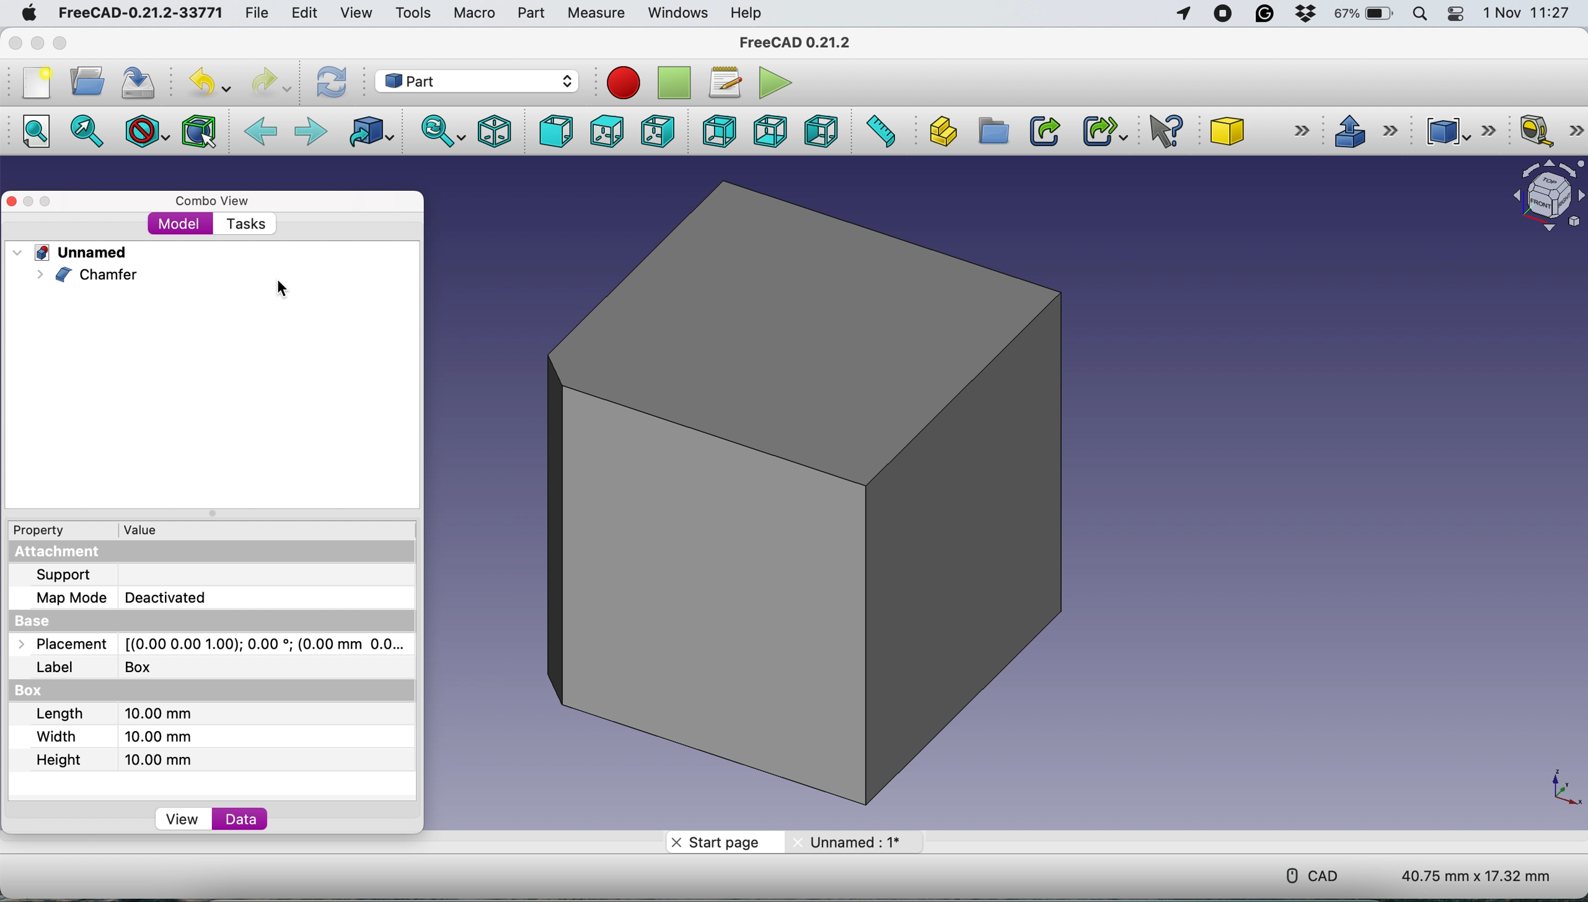 This screenshot has height=902, width=1588. I want to click on view, so click(356, 13).